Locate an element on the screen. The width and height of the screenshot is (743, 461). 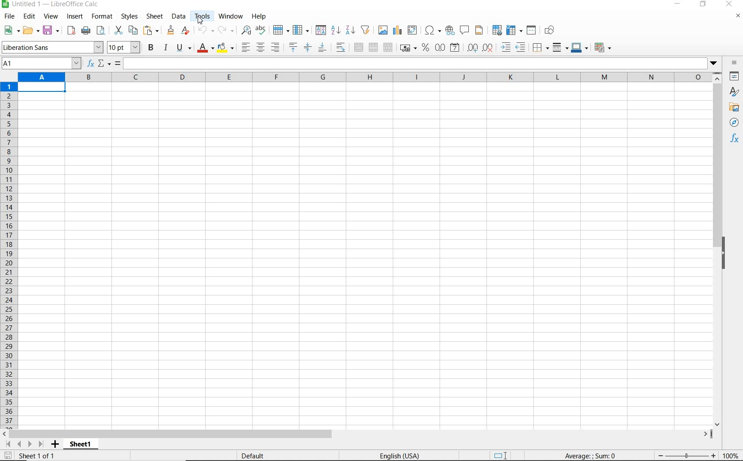
format as percent is located at coordinates (425, 47).